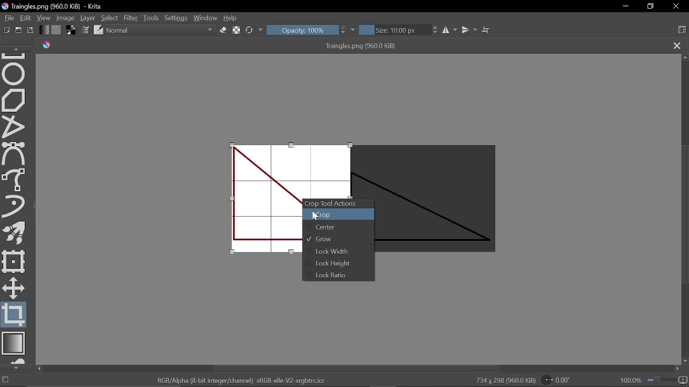 The height and width of the screenshot is (387, 689). Describe the element at coordinates (86, 31) in the screenshot. I see `Edit brush settings` at that location.